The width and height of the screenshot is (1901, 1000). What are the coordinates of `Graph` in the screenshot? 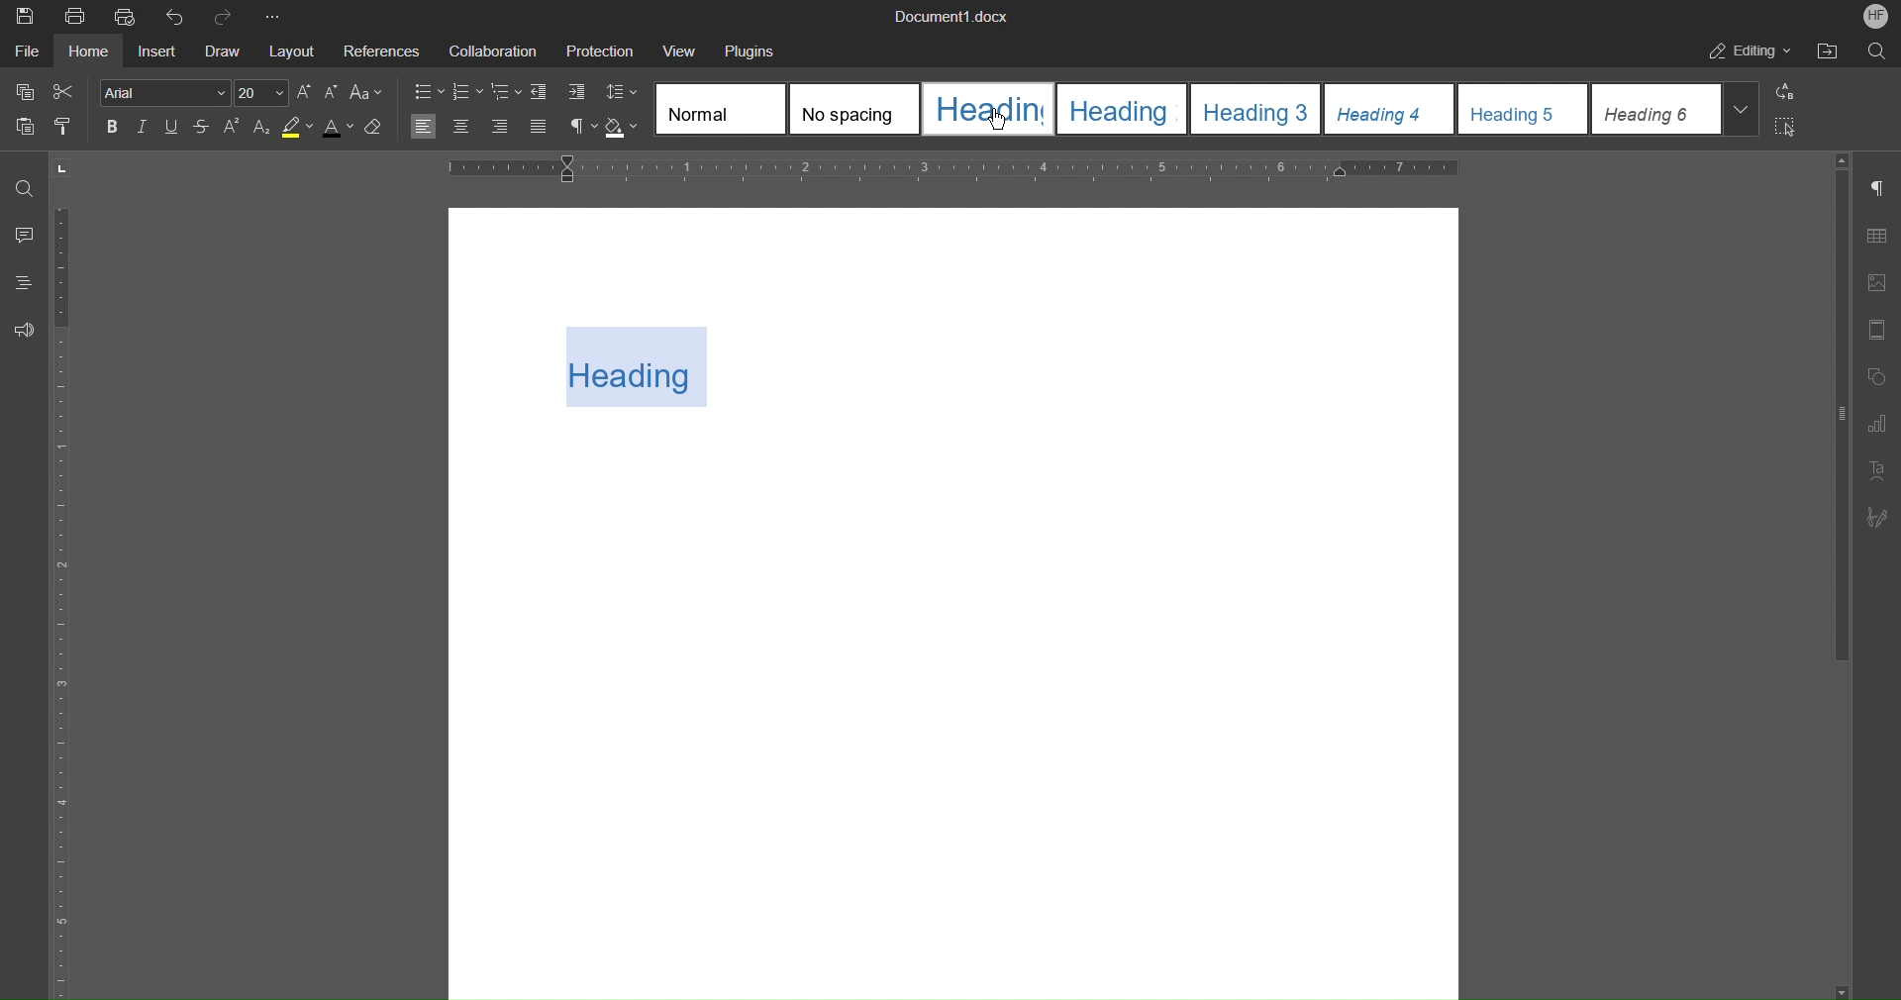 It's located at (1878, 420).